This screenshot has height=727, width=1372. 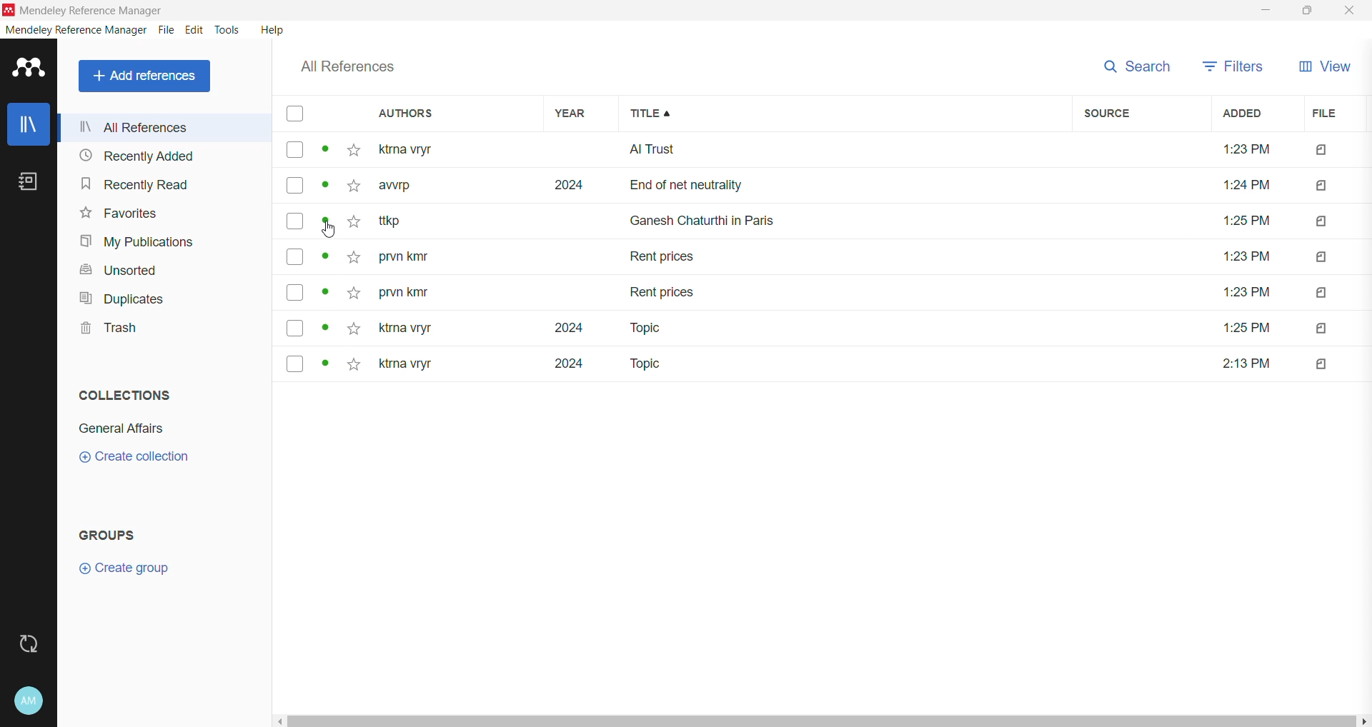 What do you see at coordinates (195, 31) in the screenshot?
I see `Edit` at bounding box center [195, 31].